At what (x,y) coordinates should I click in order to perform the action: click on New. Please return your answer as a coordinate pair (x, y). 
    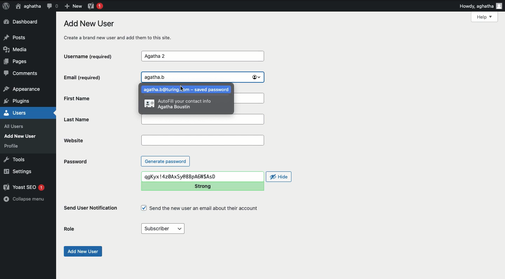
    Looking at the image, I should click on (73, 6).